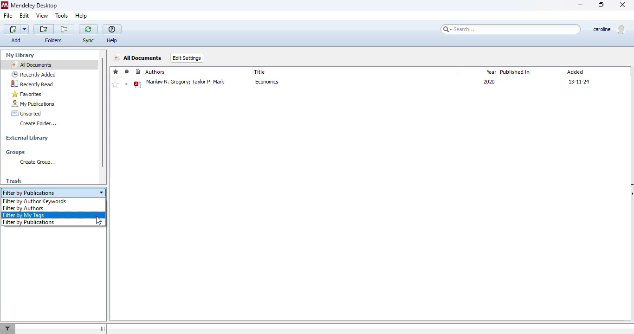  What do you see at coordinates (516, 72) in the screenshot?
I see `published in` at bounding box center [516, 72].